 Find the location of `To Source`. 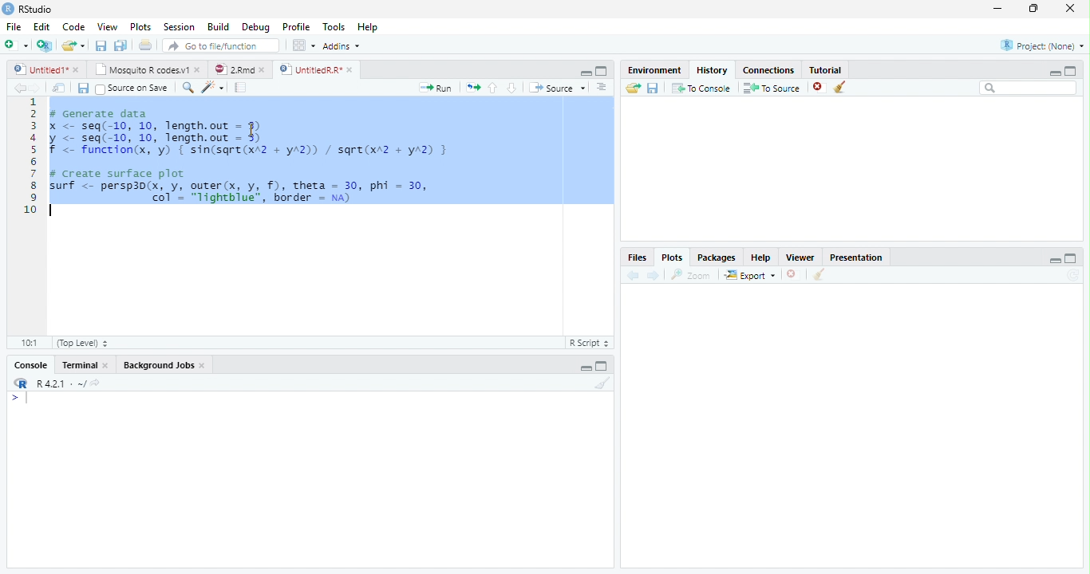

To Source is located at coordinates (771, 88).